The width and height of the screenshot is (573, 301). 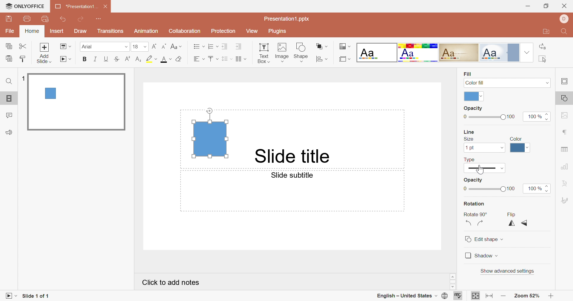 I want to click on Rotation, so click(x=476, y=203).